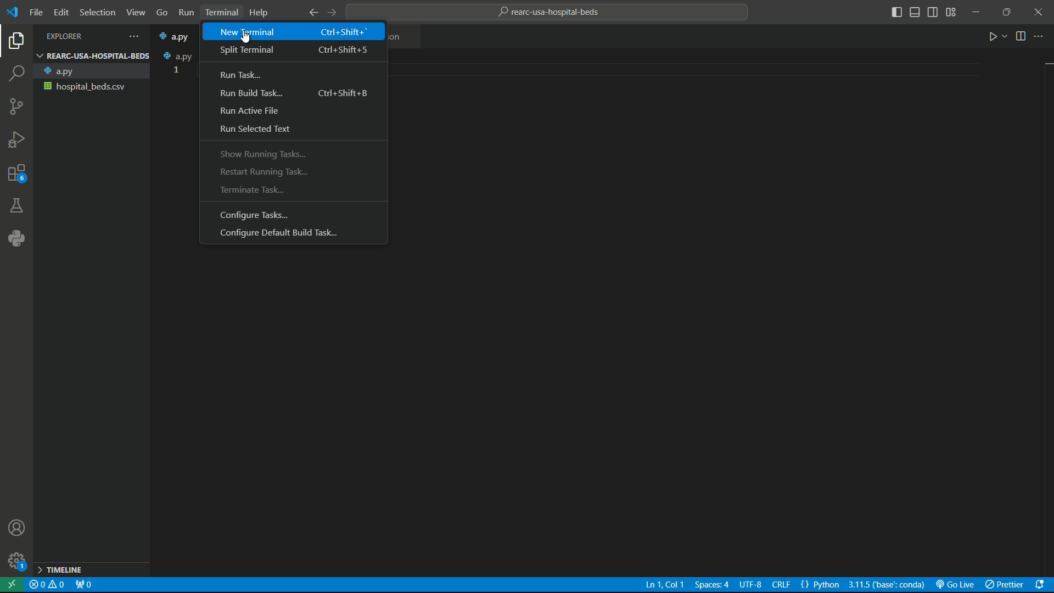  I want to click on views and more actions, so click(136, 35).